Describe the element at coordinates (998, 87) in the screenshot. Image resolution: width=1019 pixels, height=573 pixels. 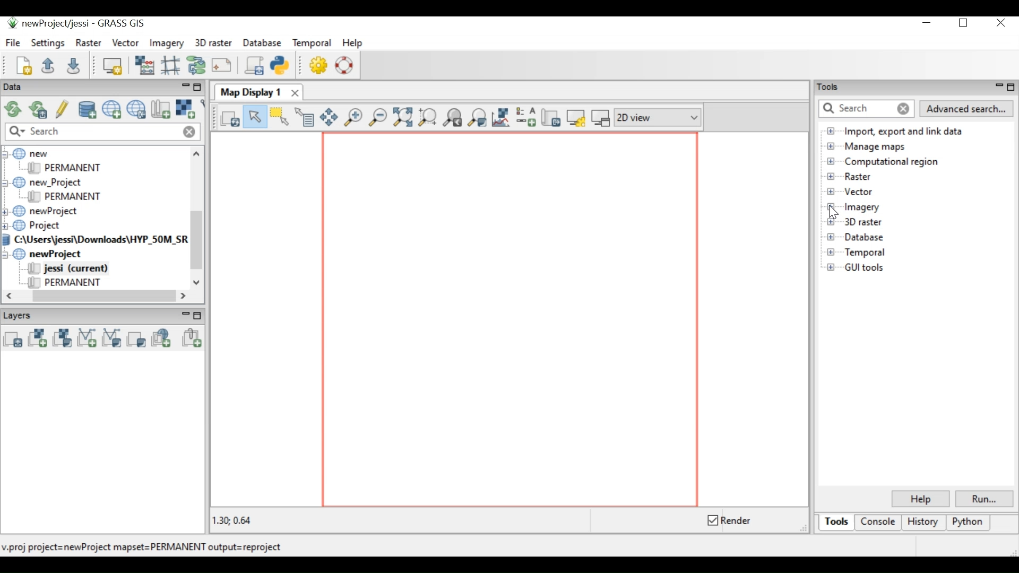
I see `Minimize` at that location.